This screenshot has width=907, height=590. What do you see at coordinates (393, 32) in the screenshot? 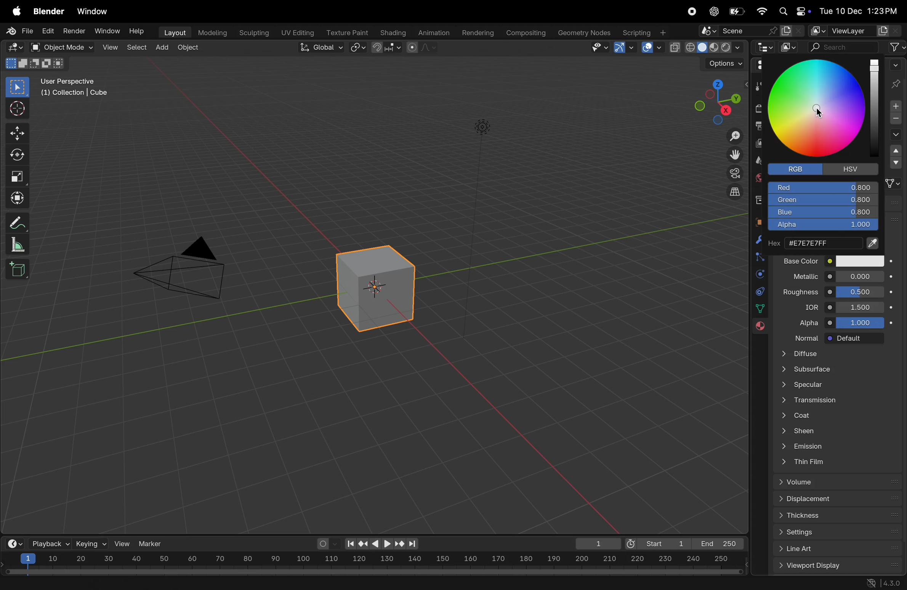
I see `Shading` at bounding box center [393, 32].